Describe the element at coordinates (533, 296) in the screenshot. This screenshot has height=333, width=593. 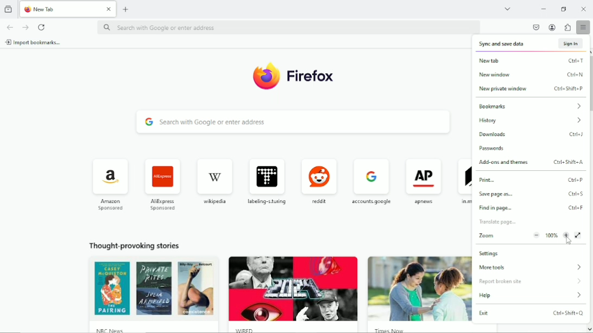
I see `Help` at that location.